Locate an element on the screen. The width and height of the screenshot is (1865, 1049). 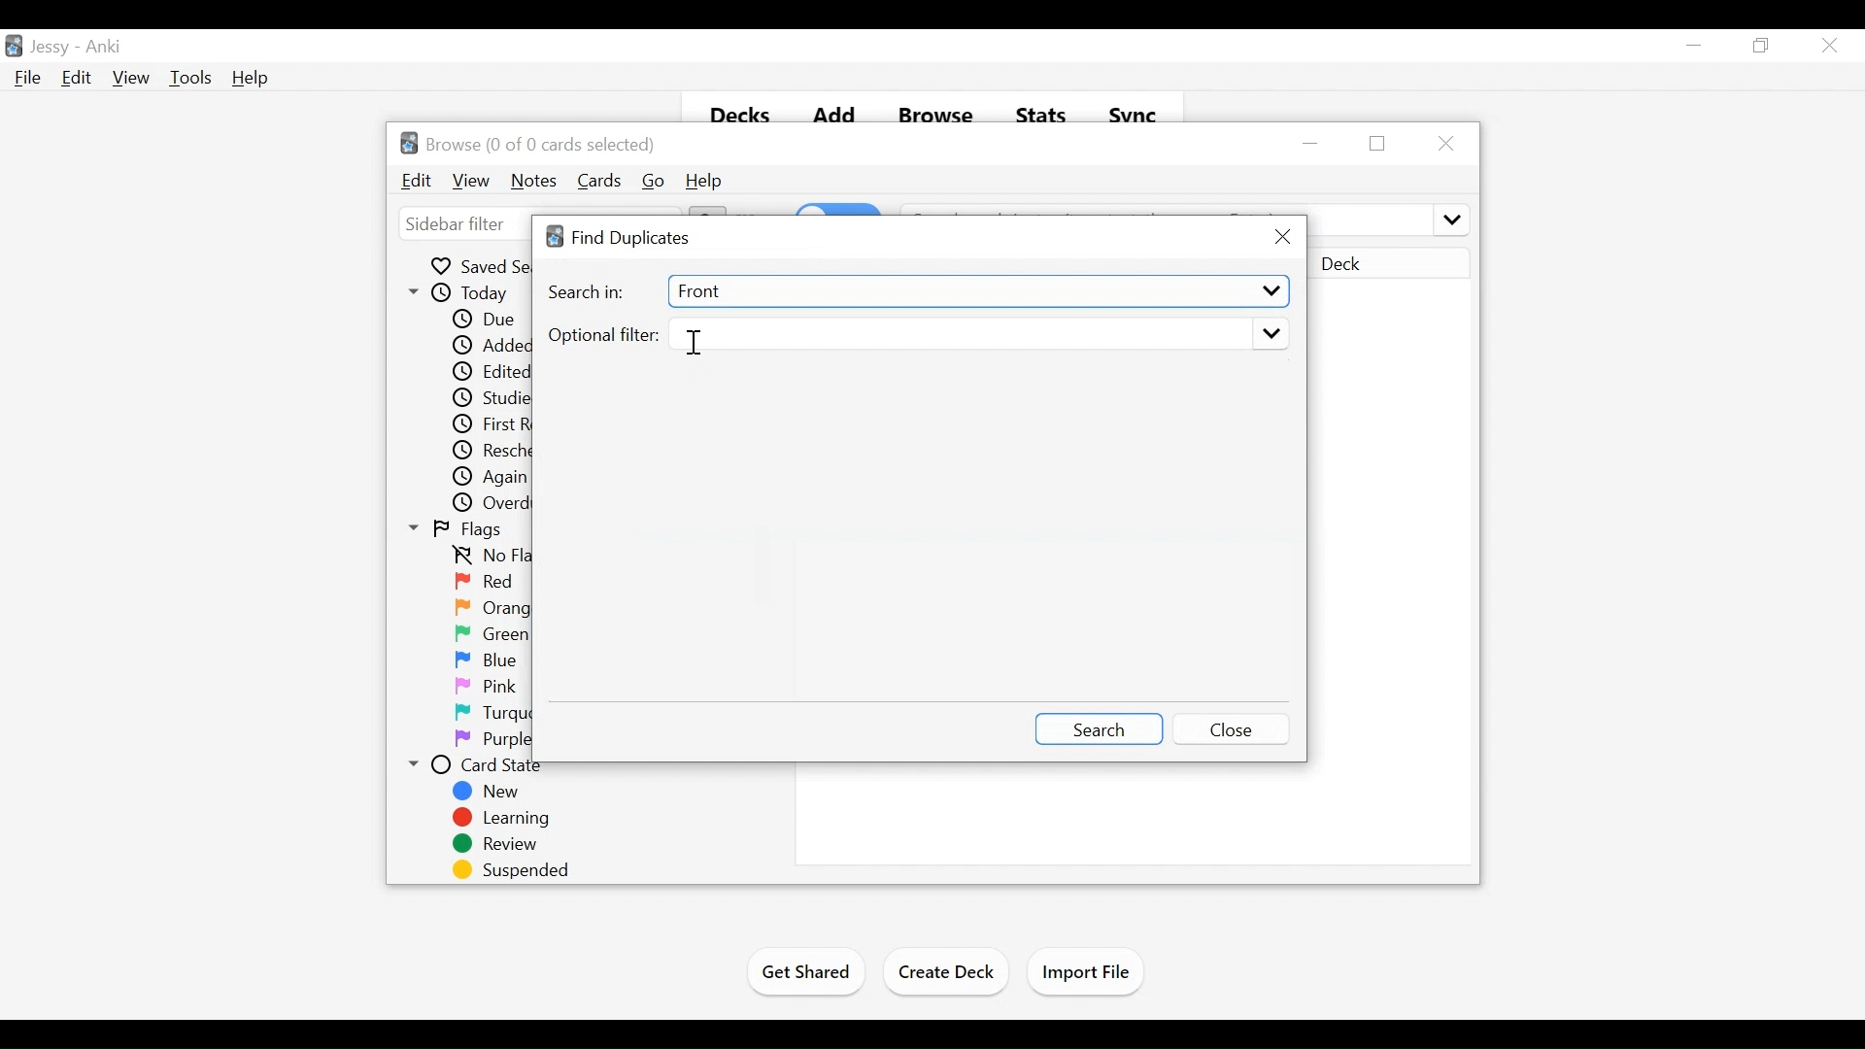
Card State is located at coordinates (483, 766).